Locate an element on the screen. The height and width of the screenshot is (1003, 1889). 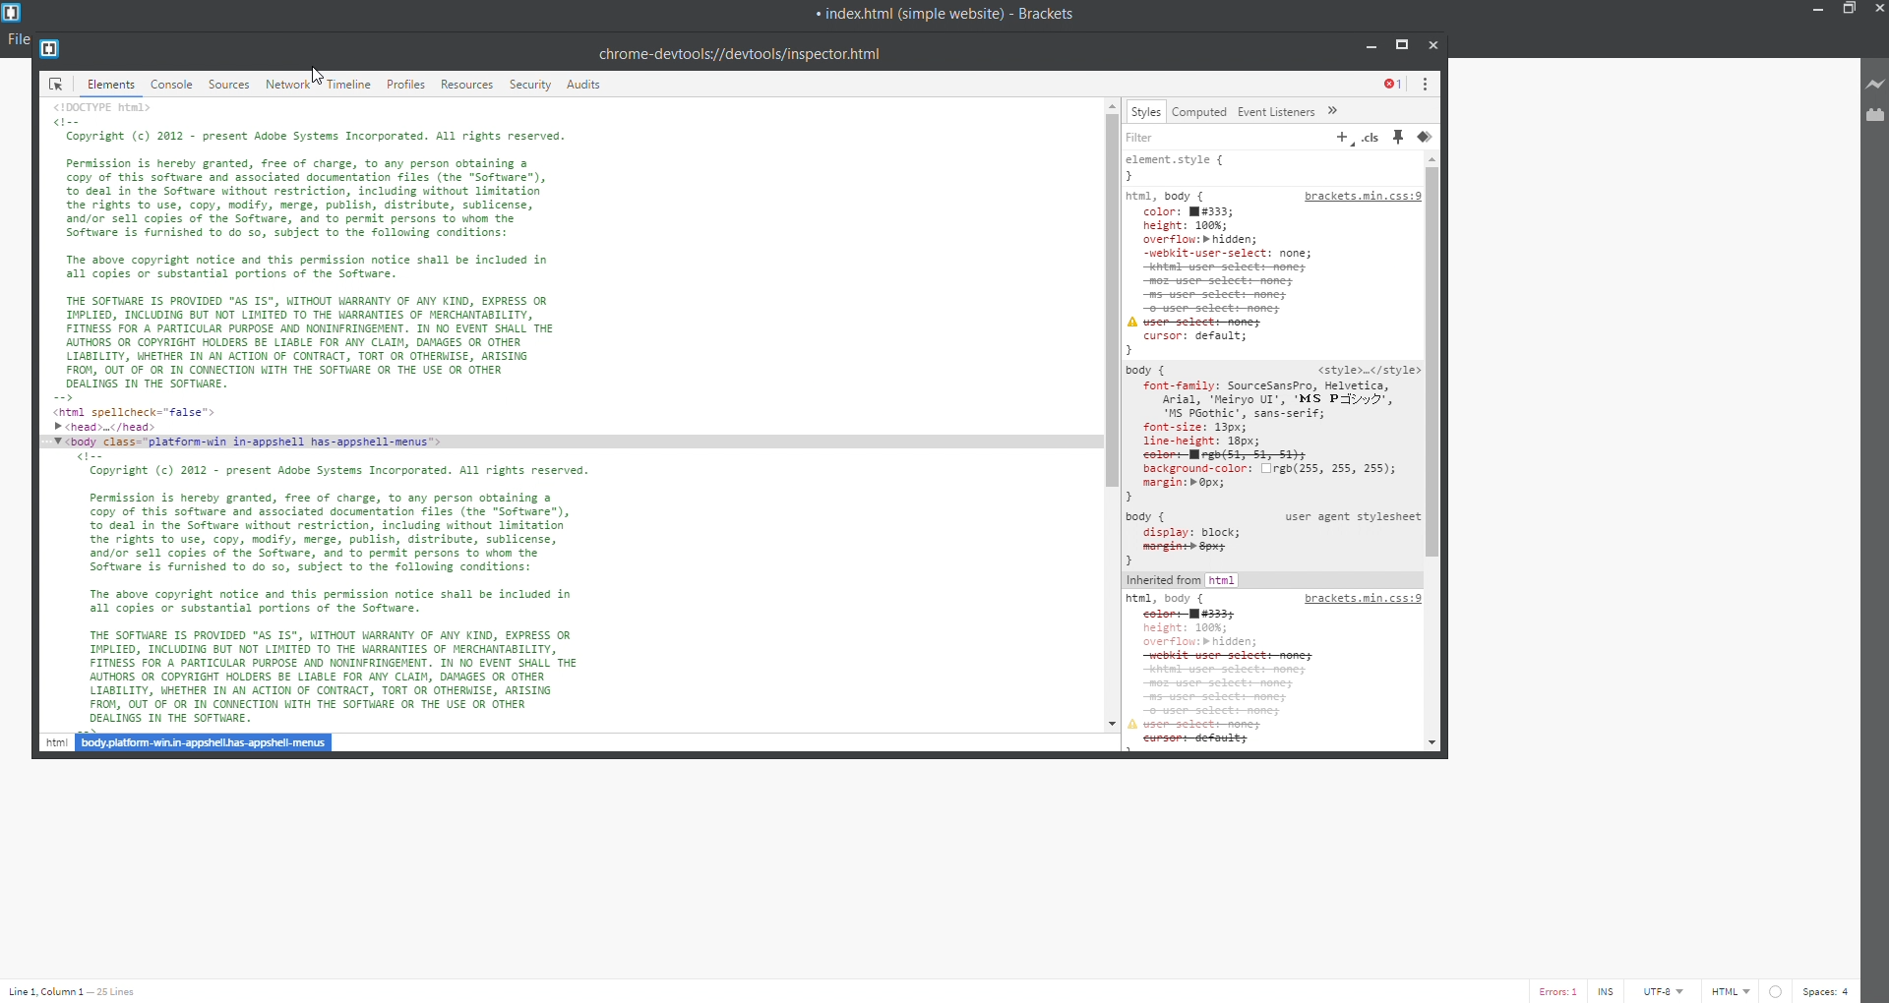
encoding is located at coordinates (1669, 991).